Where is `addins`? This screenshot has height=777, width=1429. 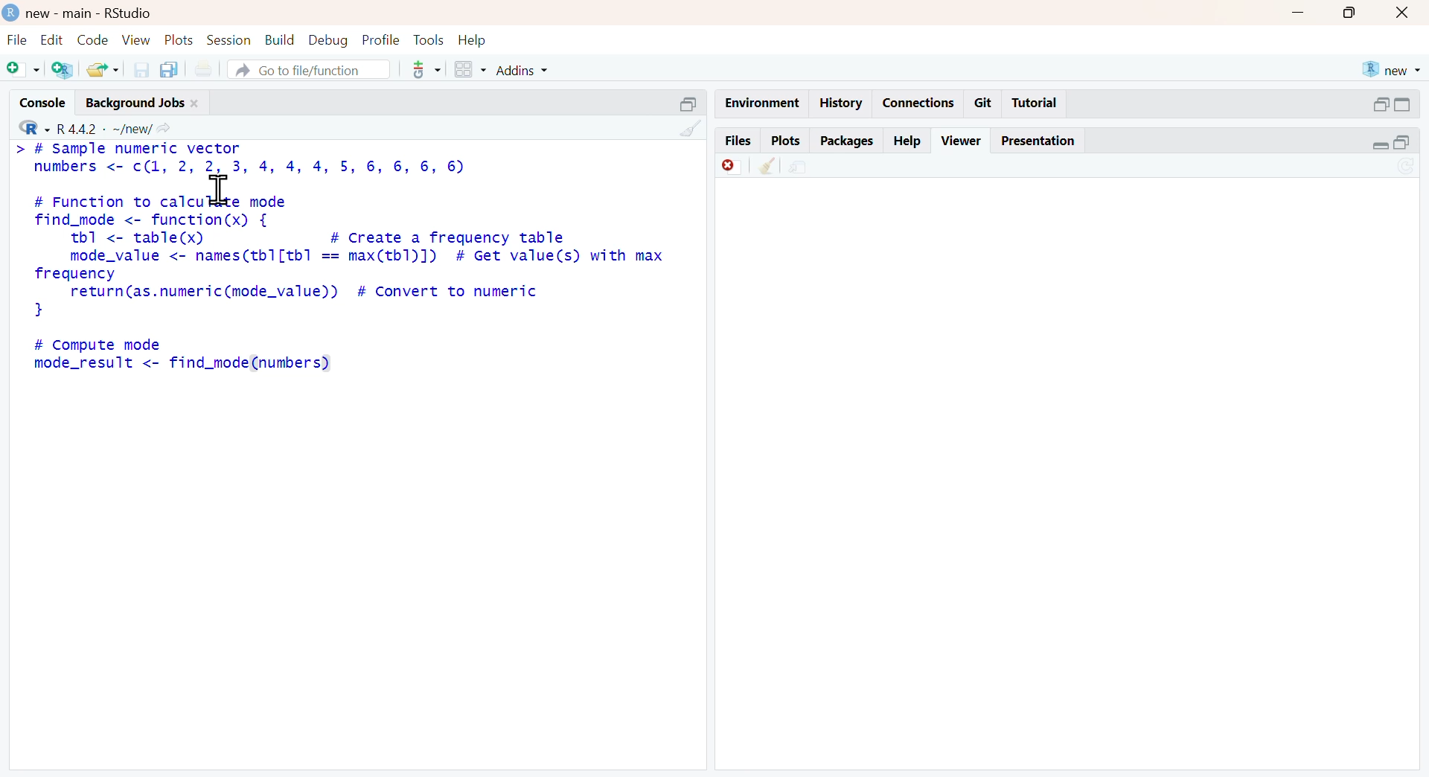 addins is located at coordinates (524, 71).